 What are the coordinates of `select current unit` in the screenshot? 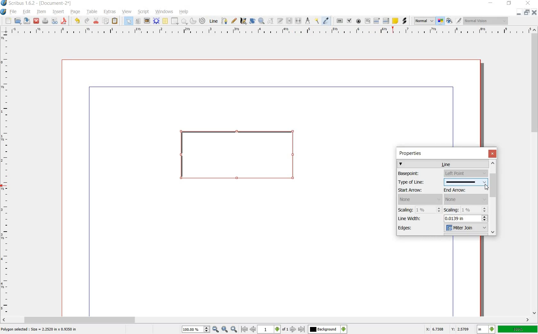 It's located at (485, 329).